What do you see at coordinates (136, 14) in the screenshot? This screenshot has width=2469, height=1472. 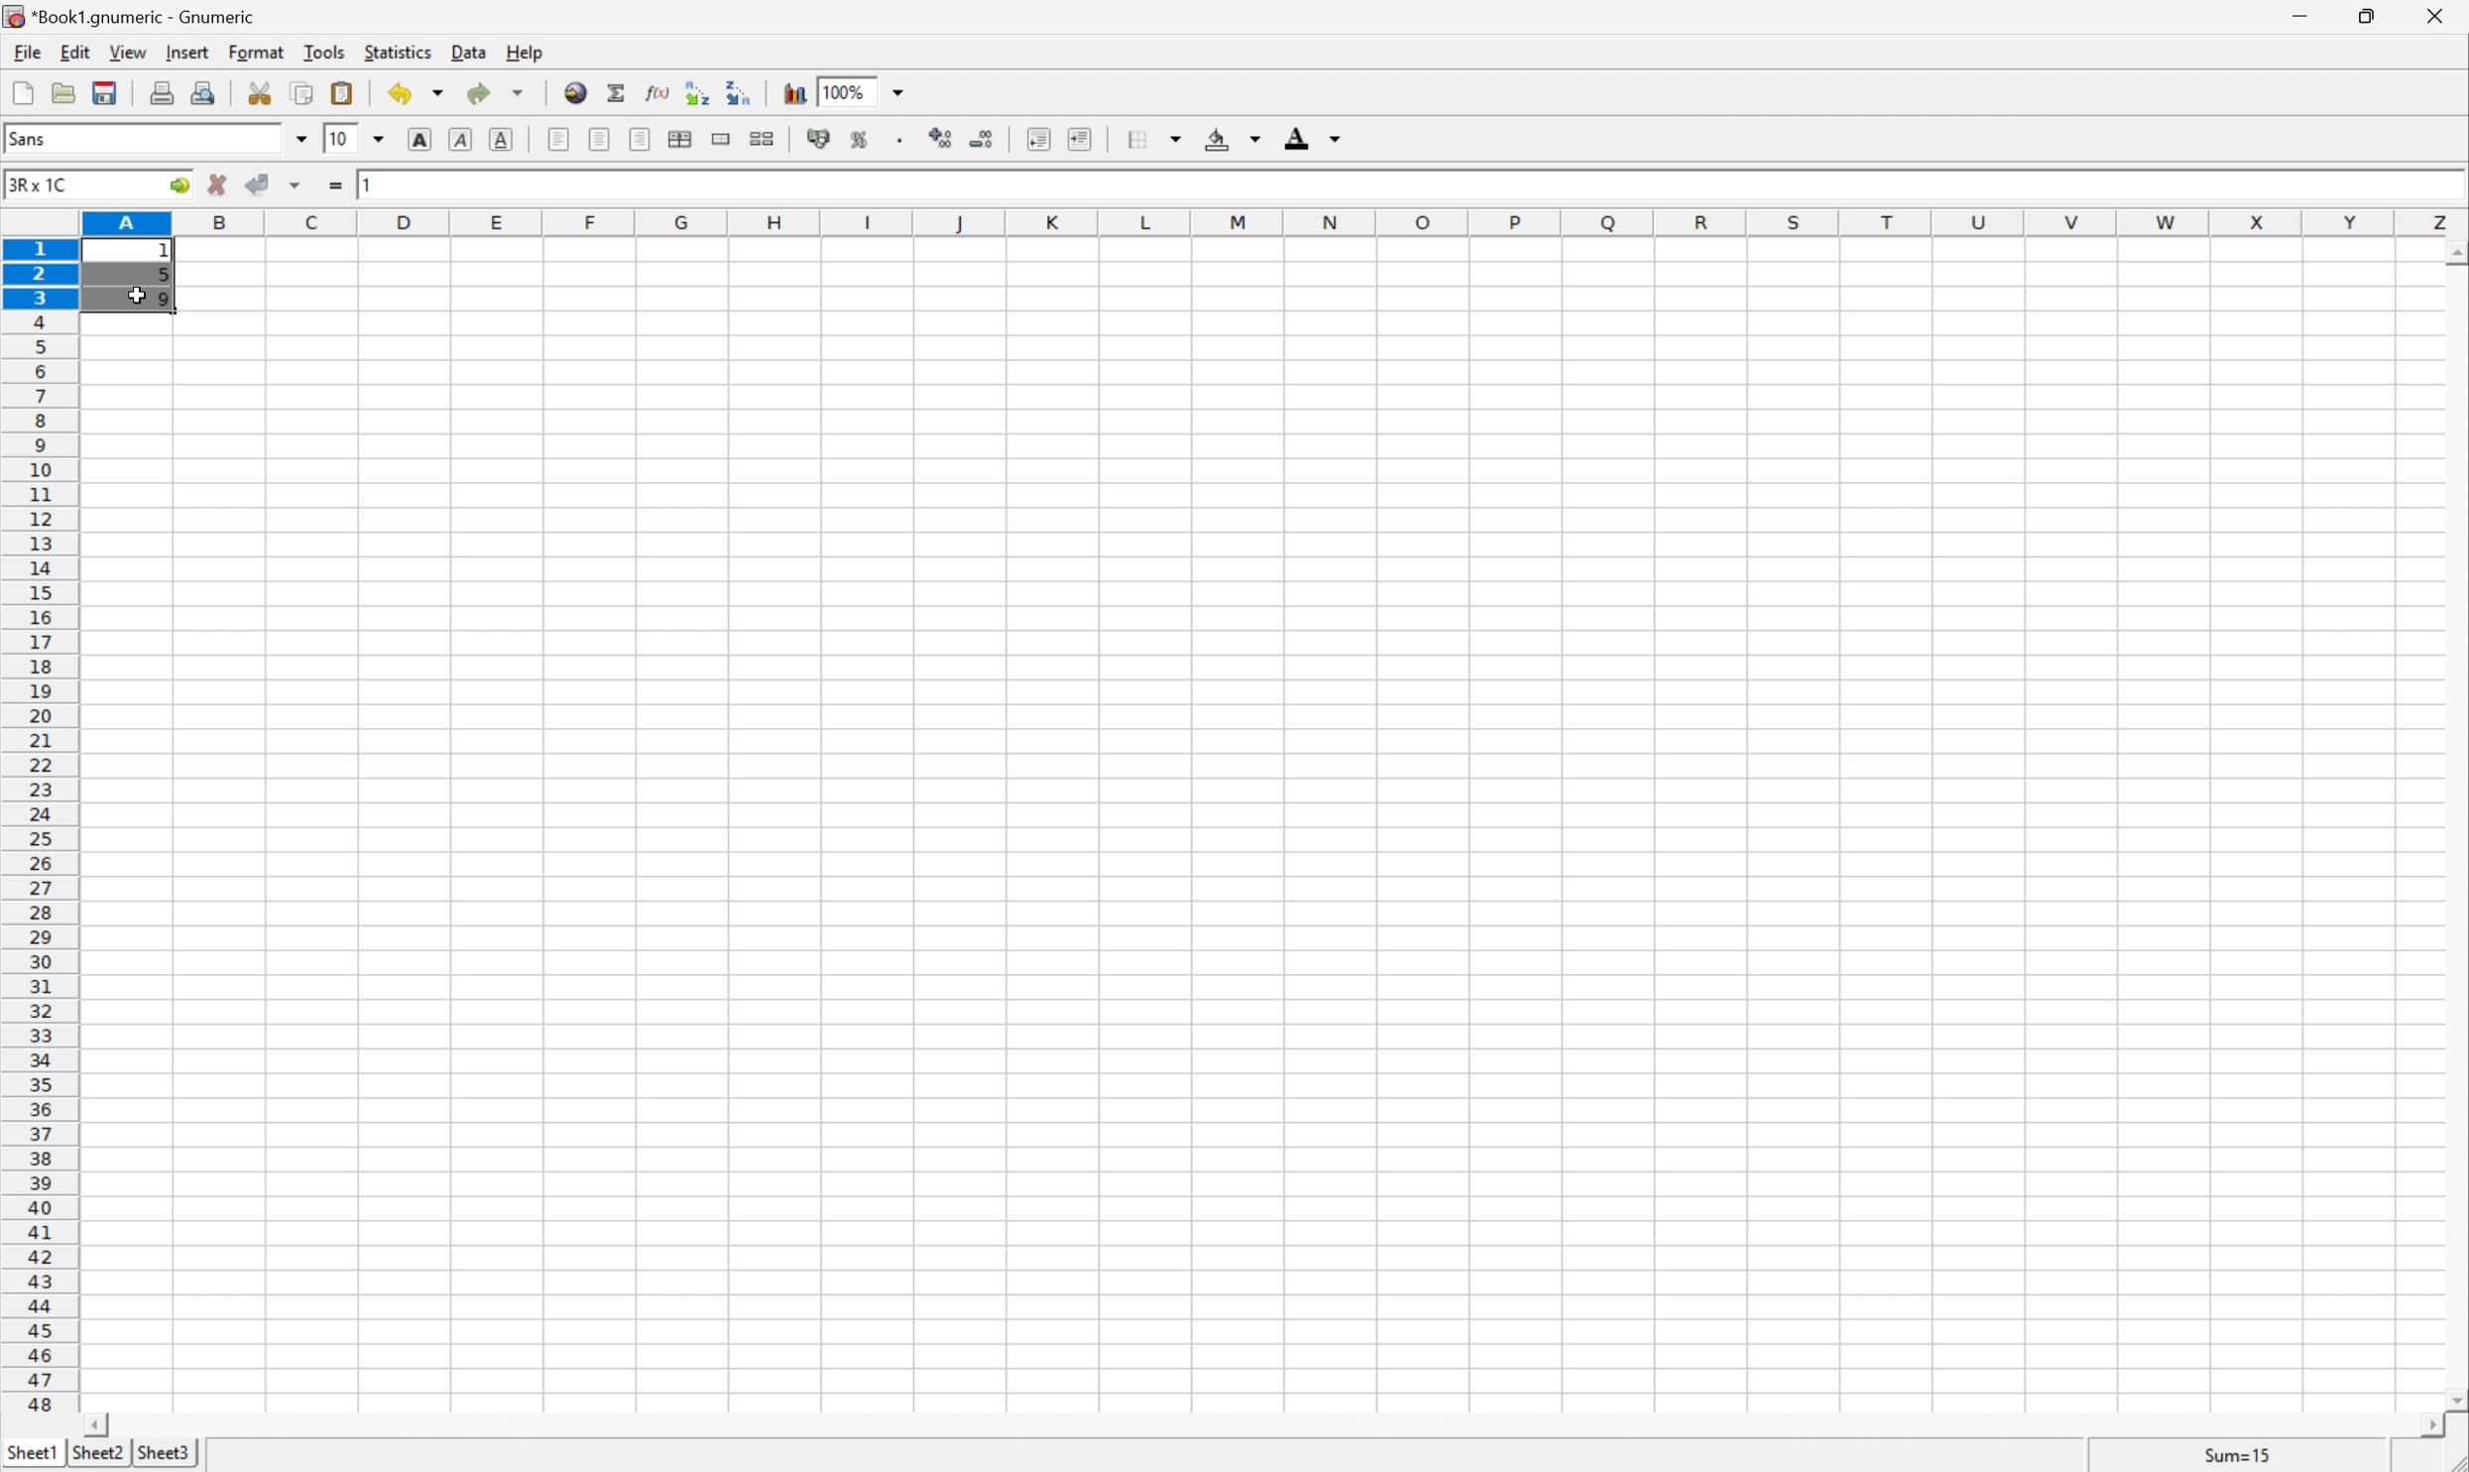 I see `application name` at bounding box center [136, 14].